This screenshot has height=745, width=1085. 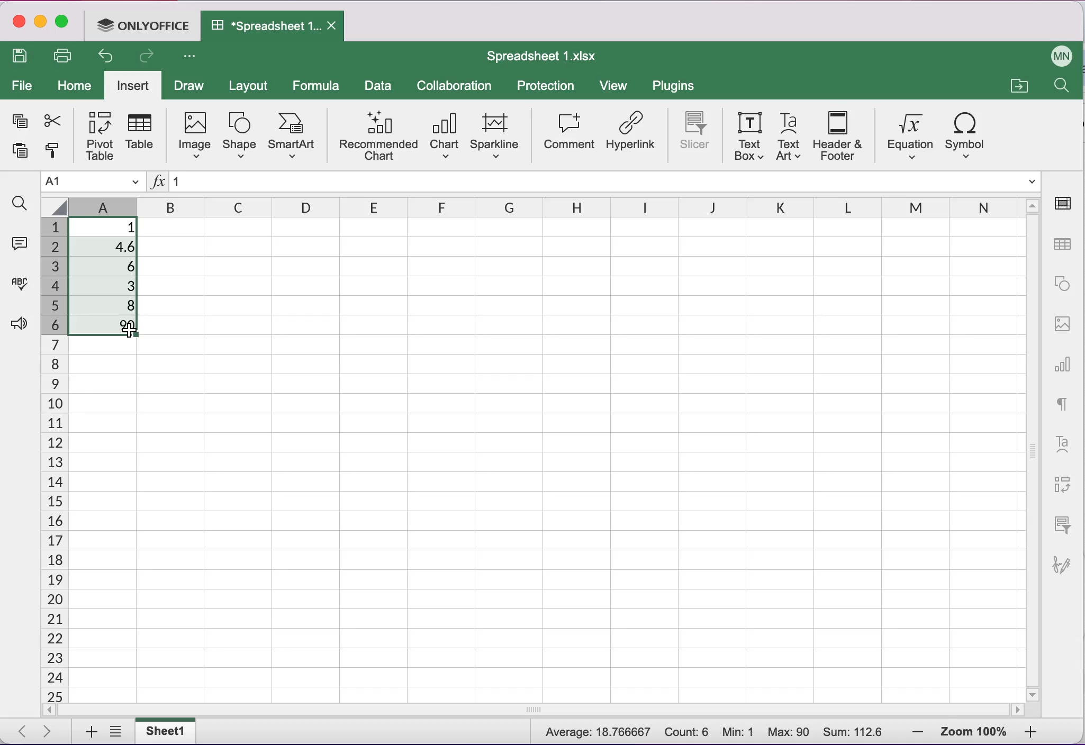 I want to click on feedback and support, so click(x=19, y=322).